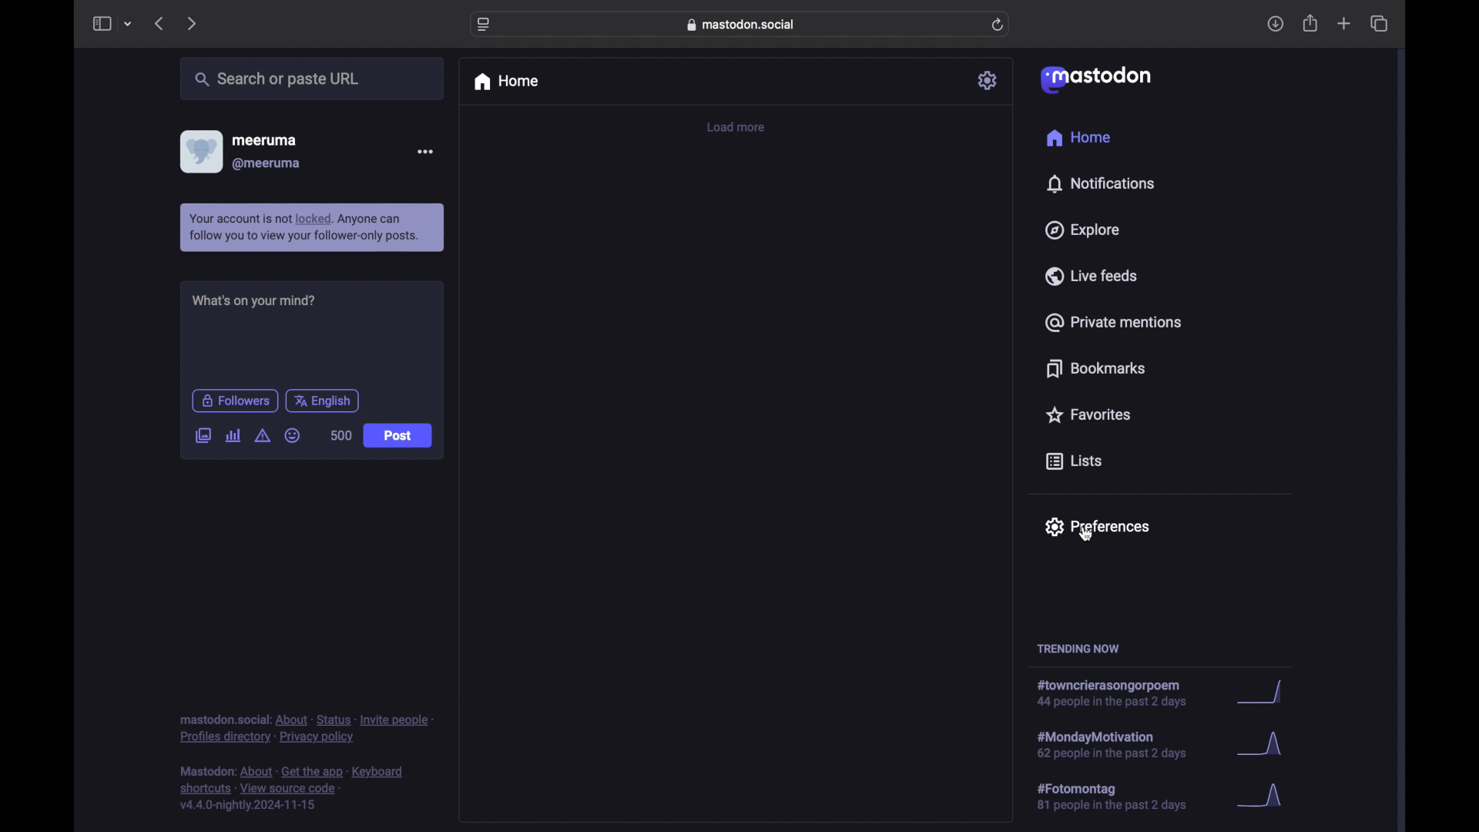 The image size is (1479, 832). Describe the element at coordinates (235, 400) in the screenshot. I see `followers` at that location.